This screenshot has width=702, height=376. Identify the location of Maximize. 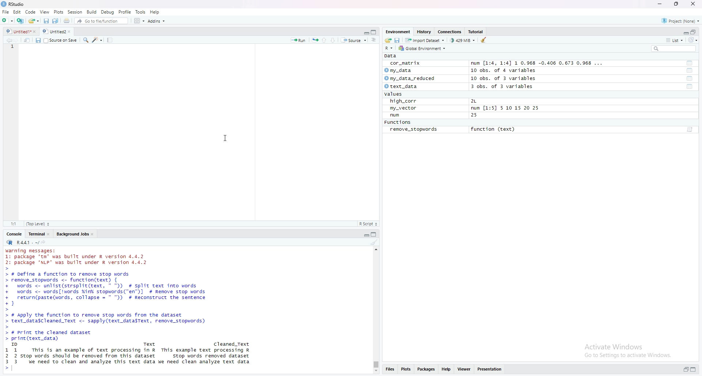
(693, 369).